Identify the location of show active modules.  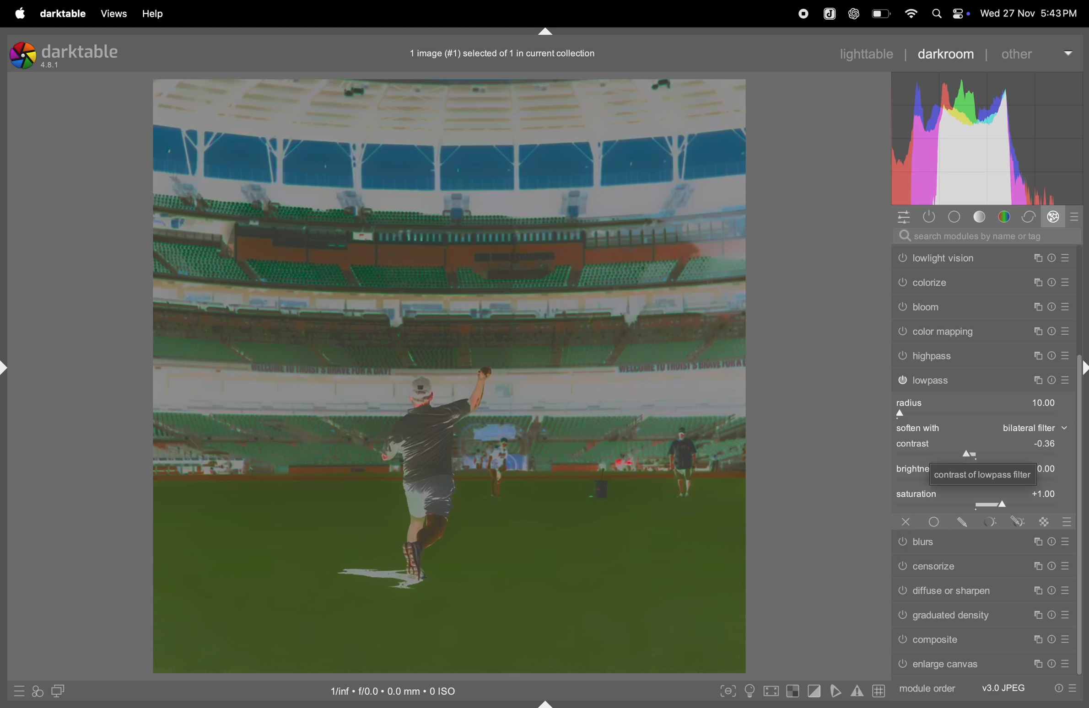
(927, 217).